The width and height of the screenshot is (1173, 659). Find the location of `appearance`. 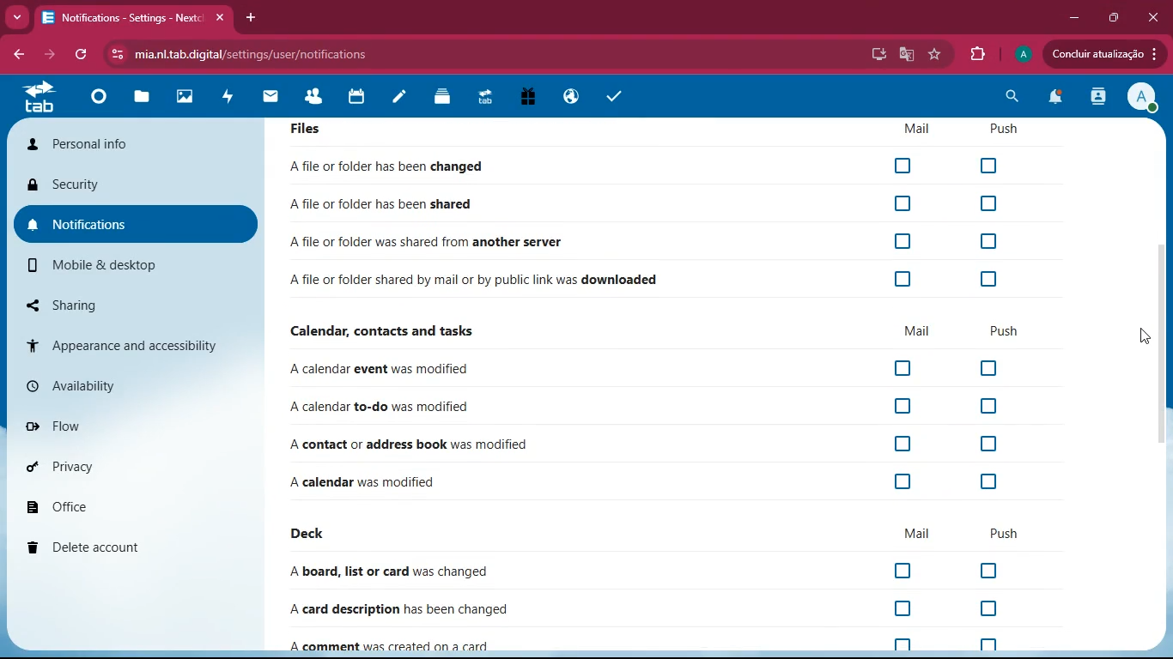

appearance is located at coordinates (120, 343).